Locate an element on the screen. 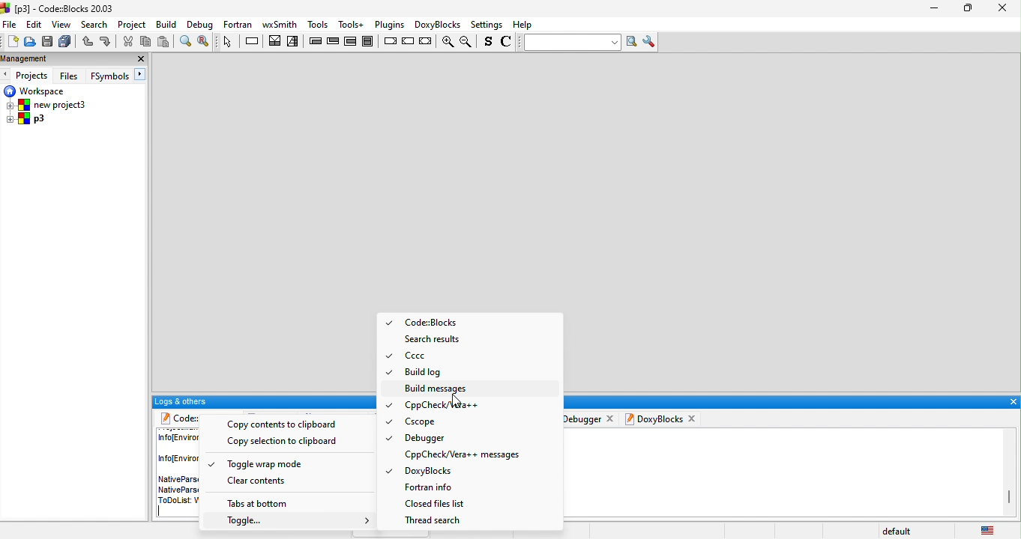 This screenshot has height=539, width=1021. Cppcheck/Vera++ messages is located at coordinates (467, 454).